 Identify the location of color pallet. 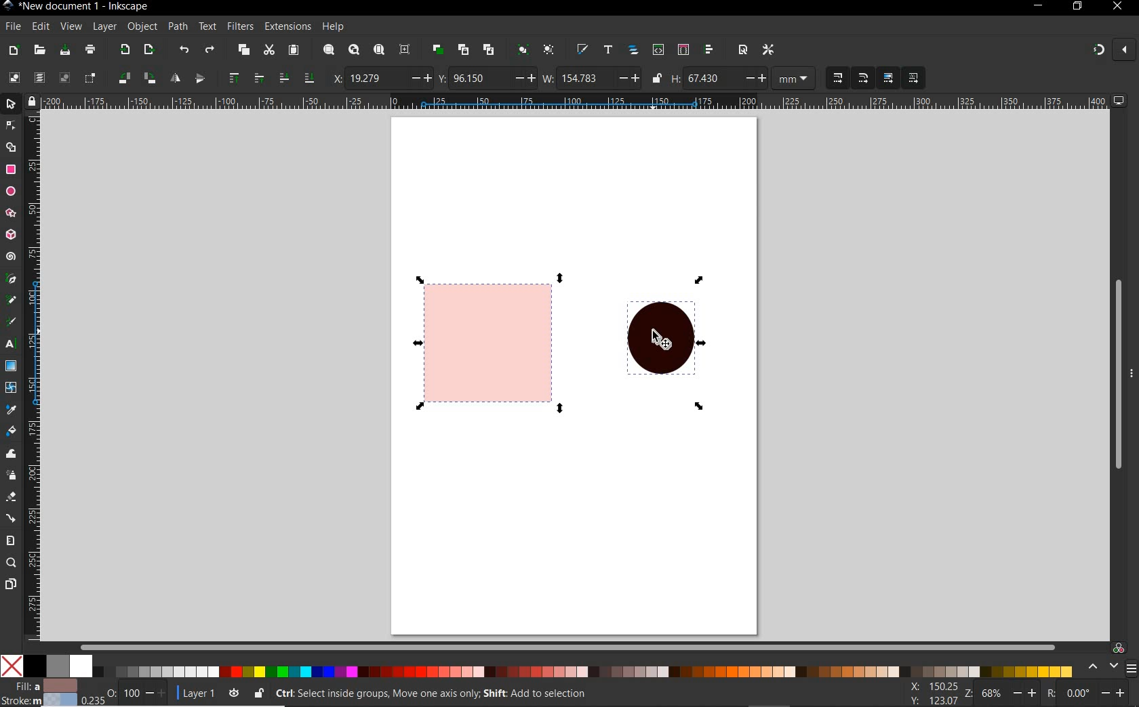
(561, 666).